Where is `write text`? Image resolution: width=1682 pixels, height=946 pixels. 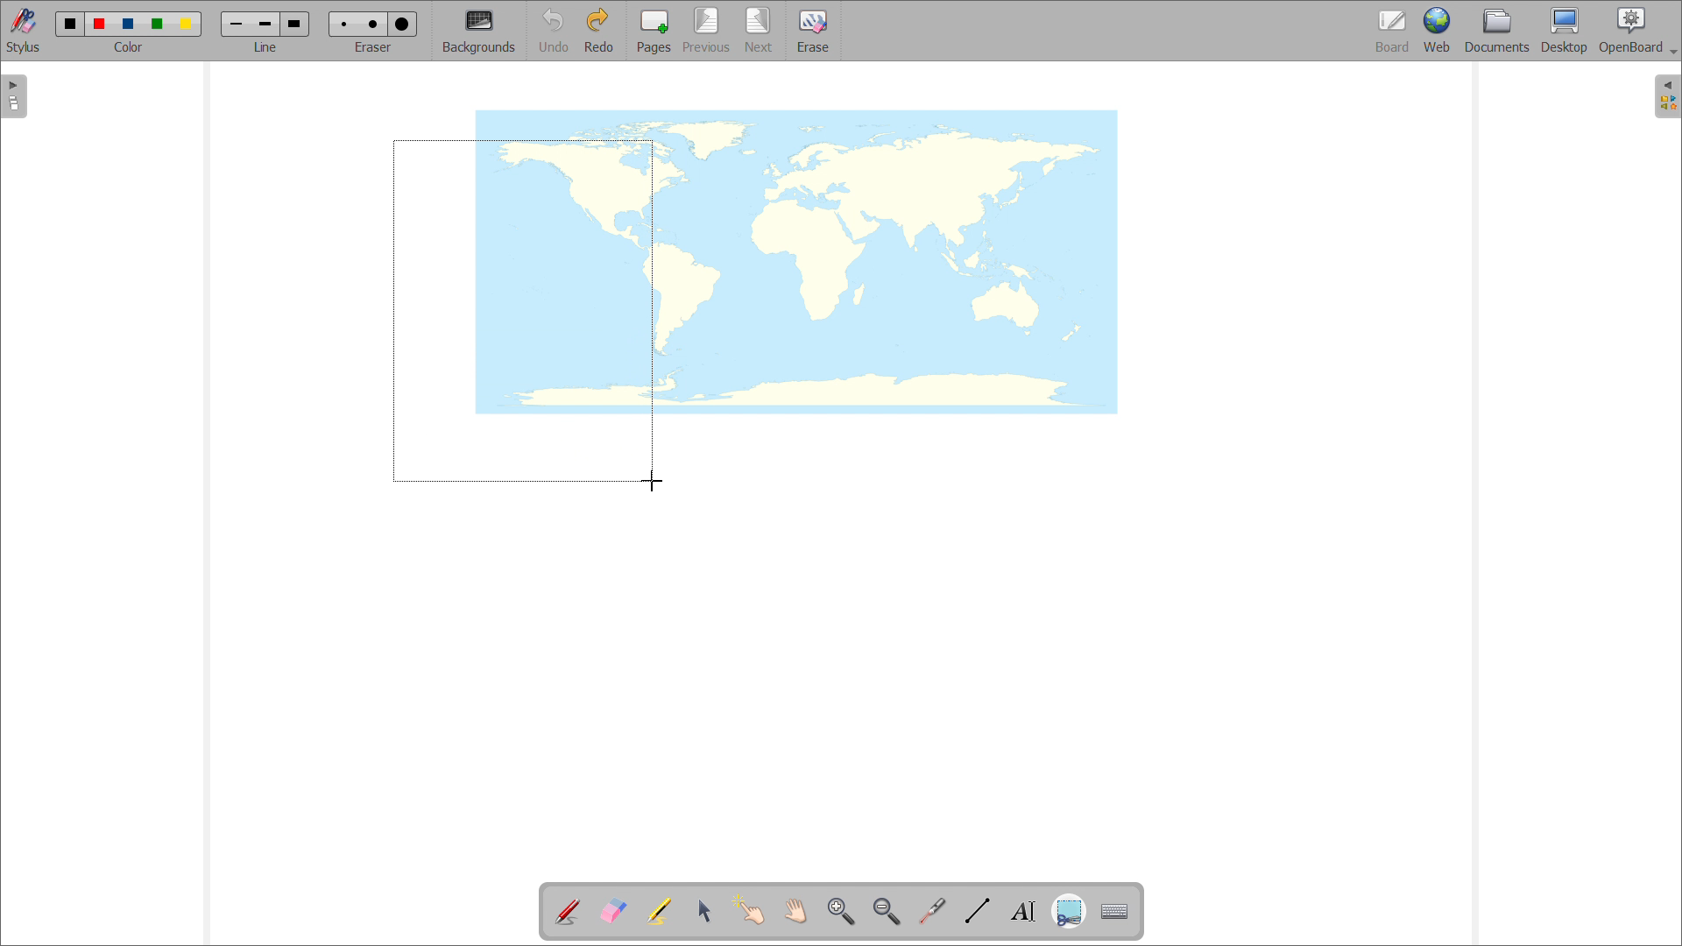 write text is located at coordinates (1023, 912).